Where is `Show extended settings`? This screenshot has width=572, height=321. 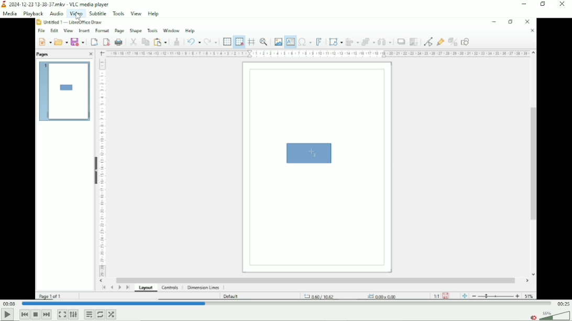 Show extended settings is located at coordinates (73, 314).